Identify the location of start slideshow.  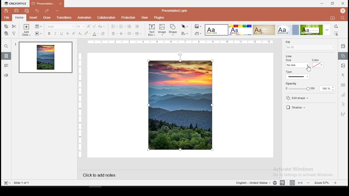
(7, 183).